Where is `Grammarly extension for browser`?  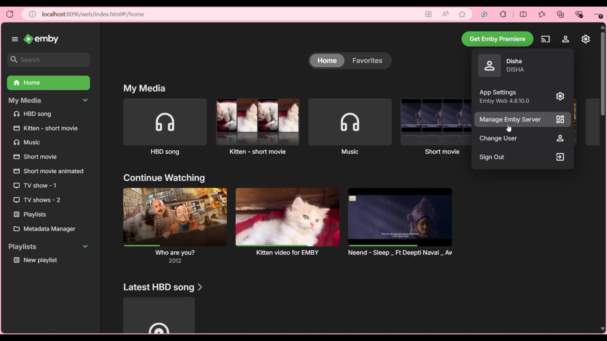
Grammarly extension for browser is located at coordinates (485, 14).